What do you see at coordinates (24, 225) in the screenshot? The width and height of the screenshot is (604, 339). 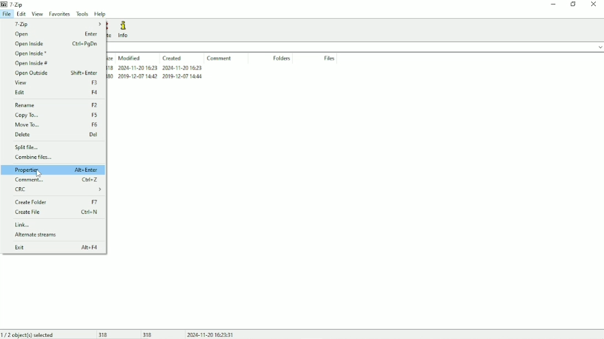 I see `Link` at bounding box center [24, 225].